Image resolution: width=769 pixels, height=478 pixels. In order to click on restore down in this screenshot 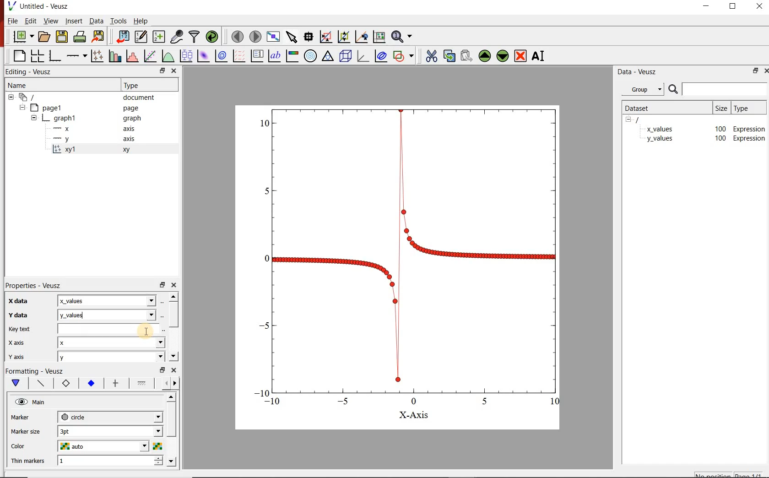, I will do `click(162, 369)`.